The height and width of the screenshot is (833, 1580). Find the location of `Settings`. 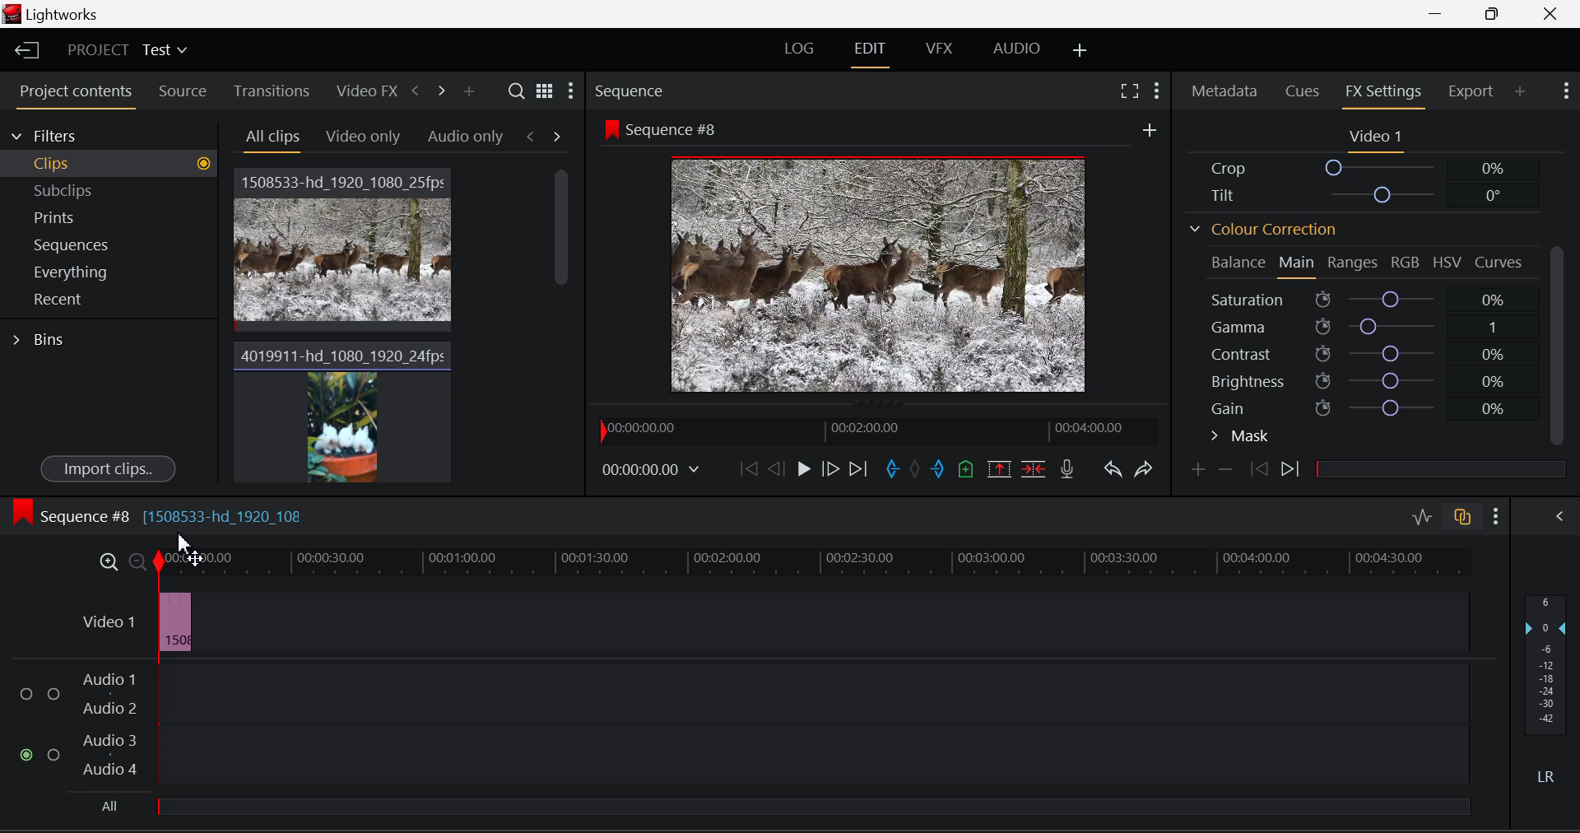

Settings is located at coordinates (574, 91).